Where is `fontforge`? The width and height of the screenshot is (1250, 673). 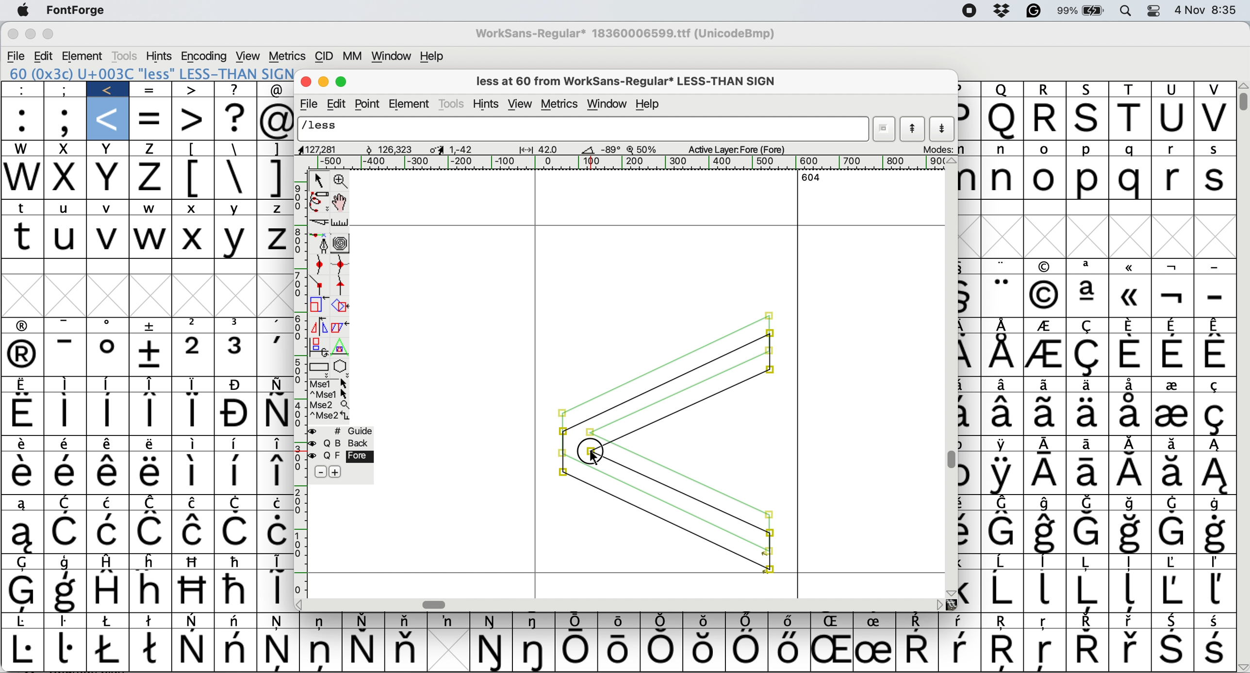
fontforge is located at coordinates (74, 11).